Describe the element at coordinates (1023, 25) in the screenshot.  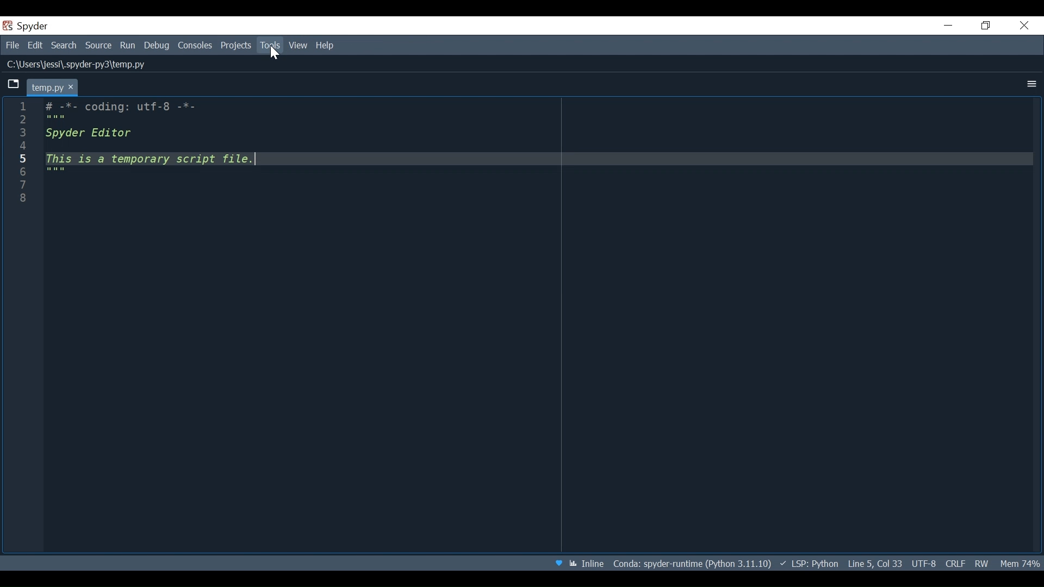
I see `Close` at that location.